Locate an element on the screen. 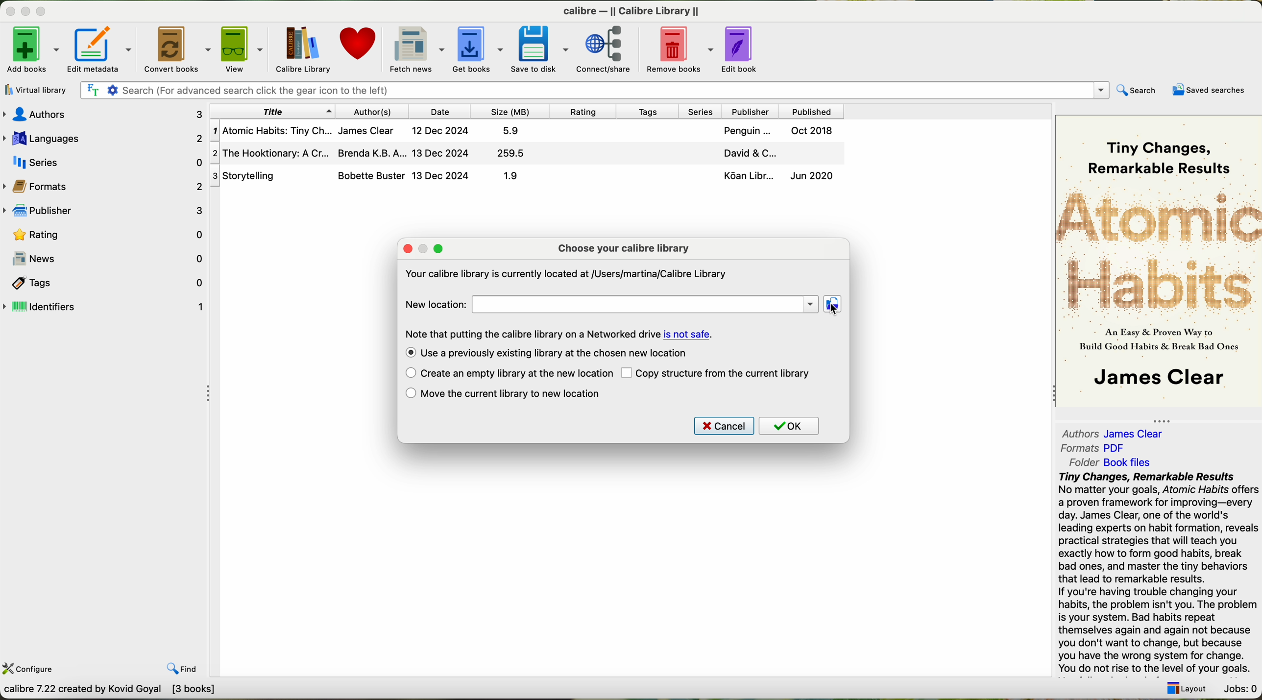 Image resolution: width=1262 pixels, height=700 pixels. Ko6an Libr... Jun 2020 is located at coordinates (776, 177).